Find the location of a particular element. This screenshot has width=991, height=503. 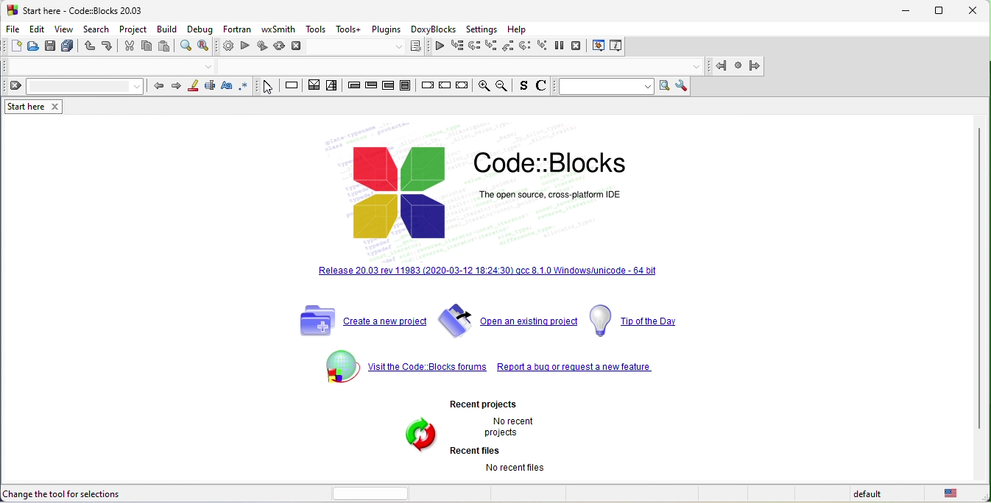

match case is located at coordinates (227, 86).